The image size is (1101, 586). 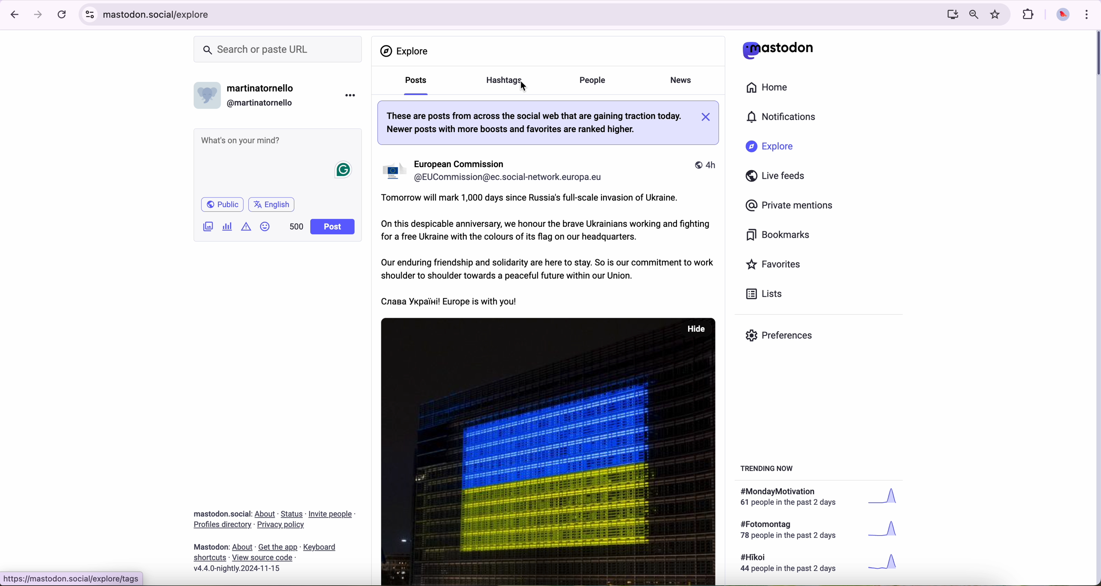 I want to click on preferences, so click(x=780, y=336).